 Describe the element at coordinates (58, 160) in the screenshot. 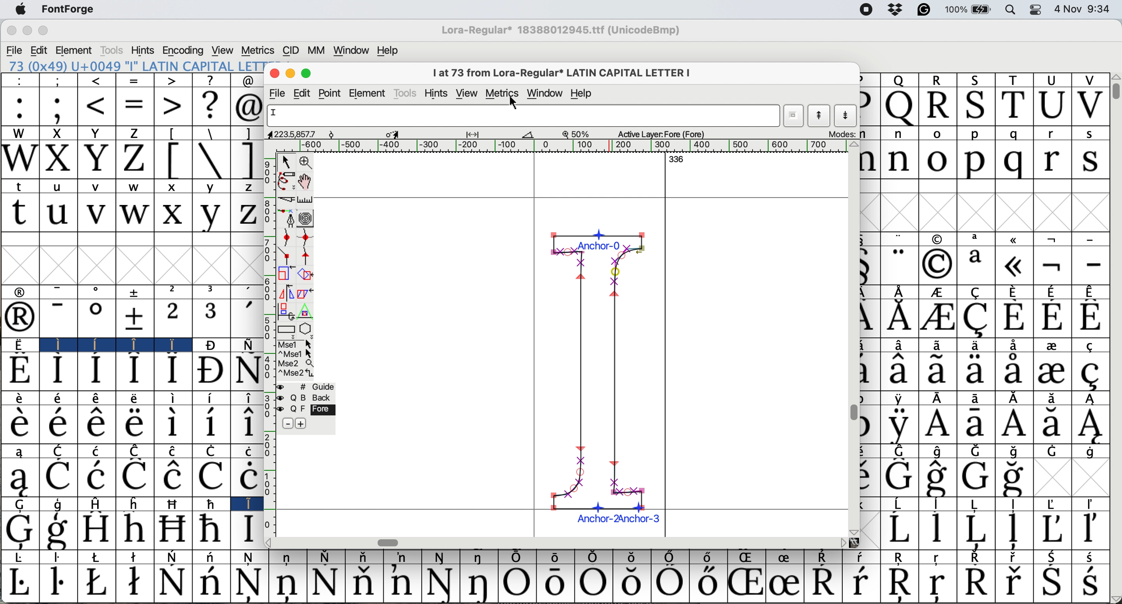

I see `X` at that location.